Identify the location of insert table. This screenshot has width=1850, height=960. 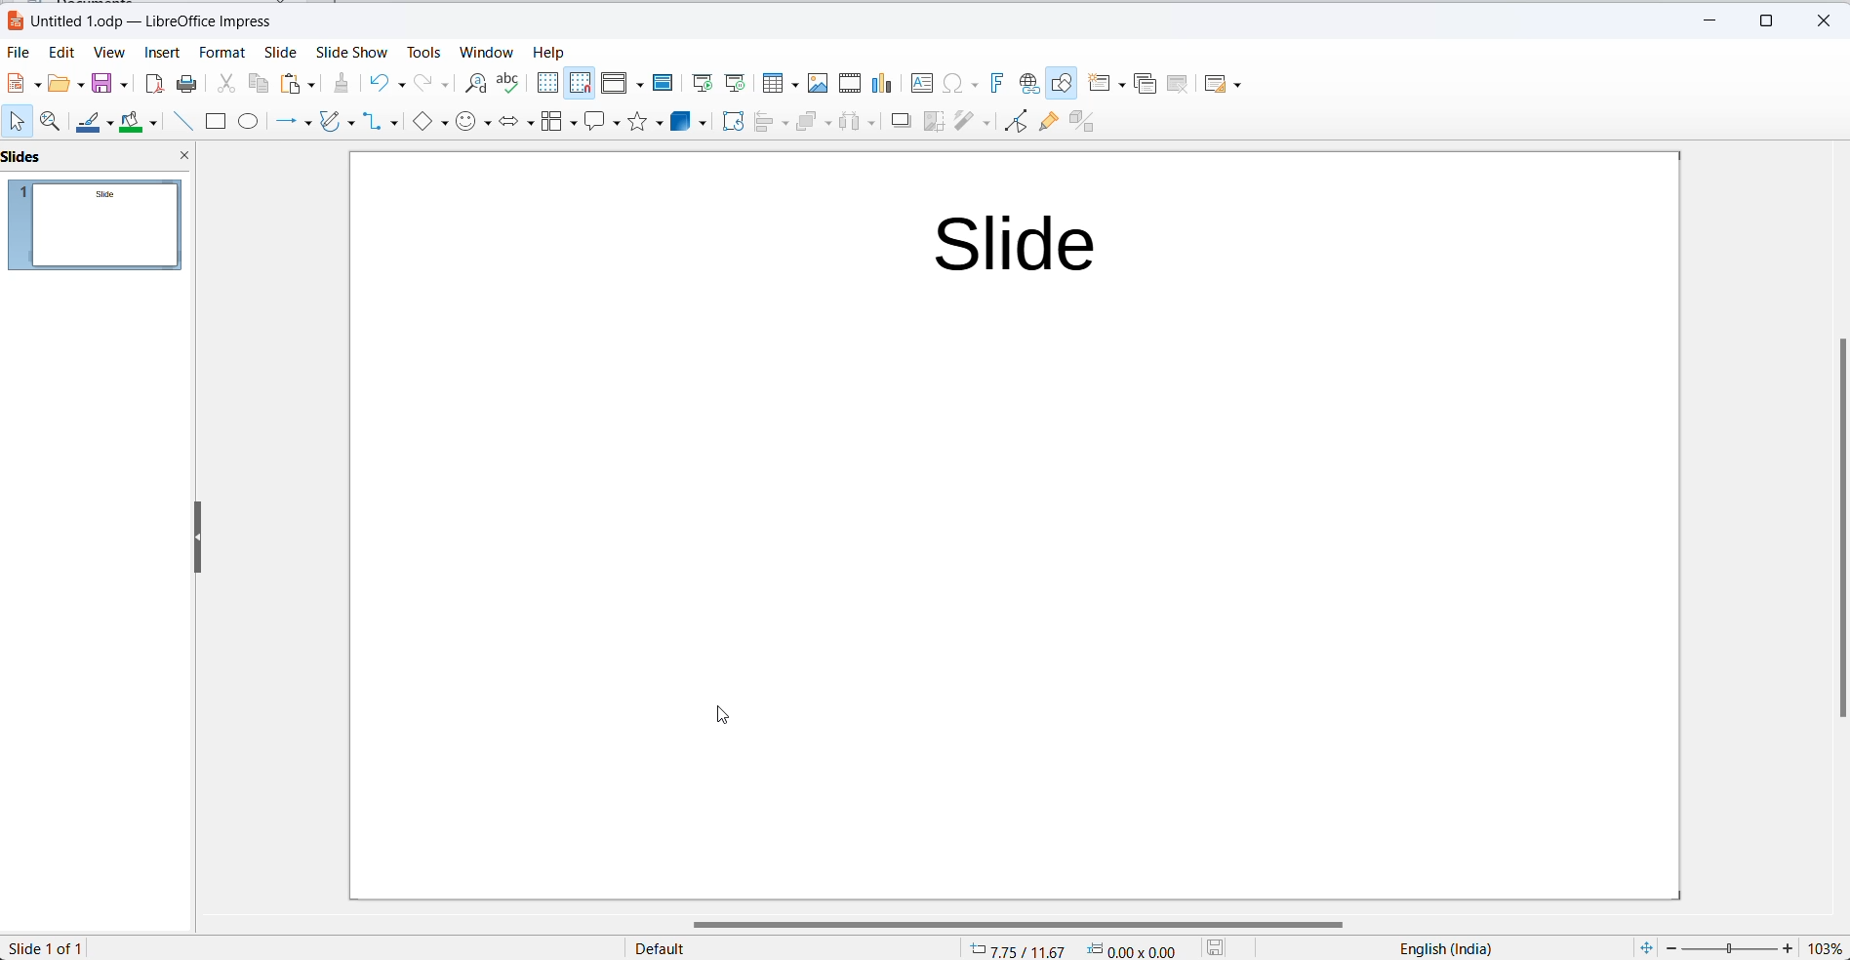
(779, 85).